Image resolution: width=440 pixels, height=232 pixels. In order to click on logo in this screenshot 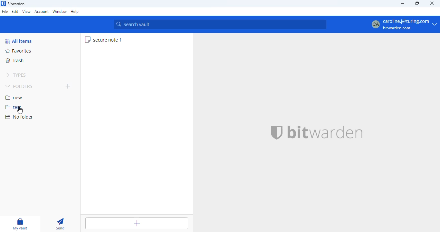, I will do `click(3, 4)`.